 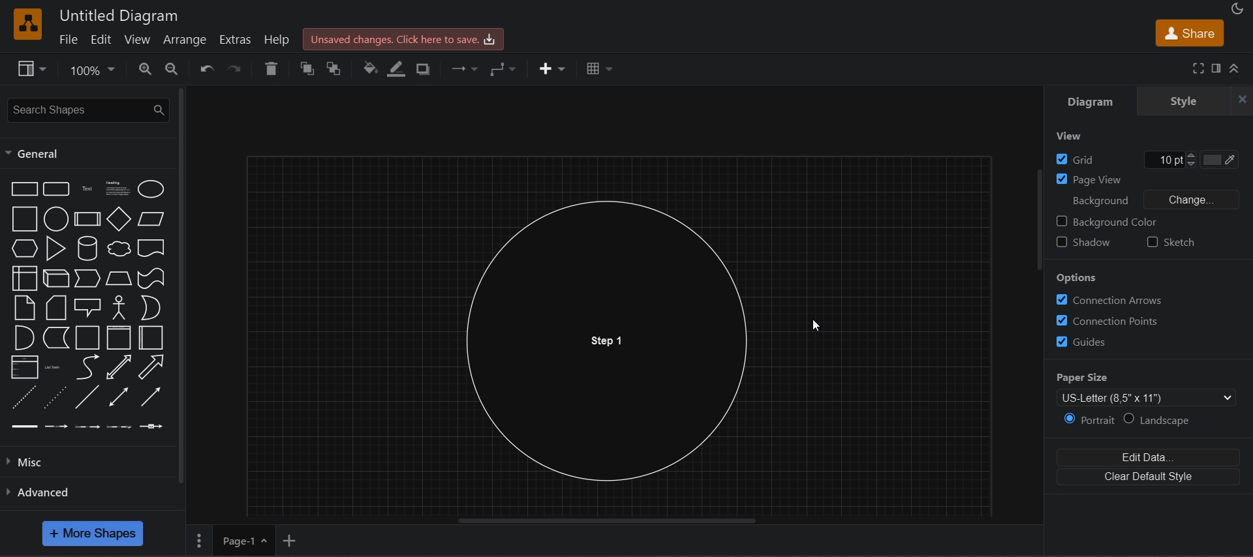 What do you see at coordinates (152, 219) in the screenshot?
I see `parallelogram` at bounding box center [152, 219].